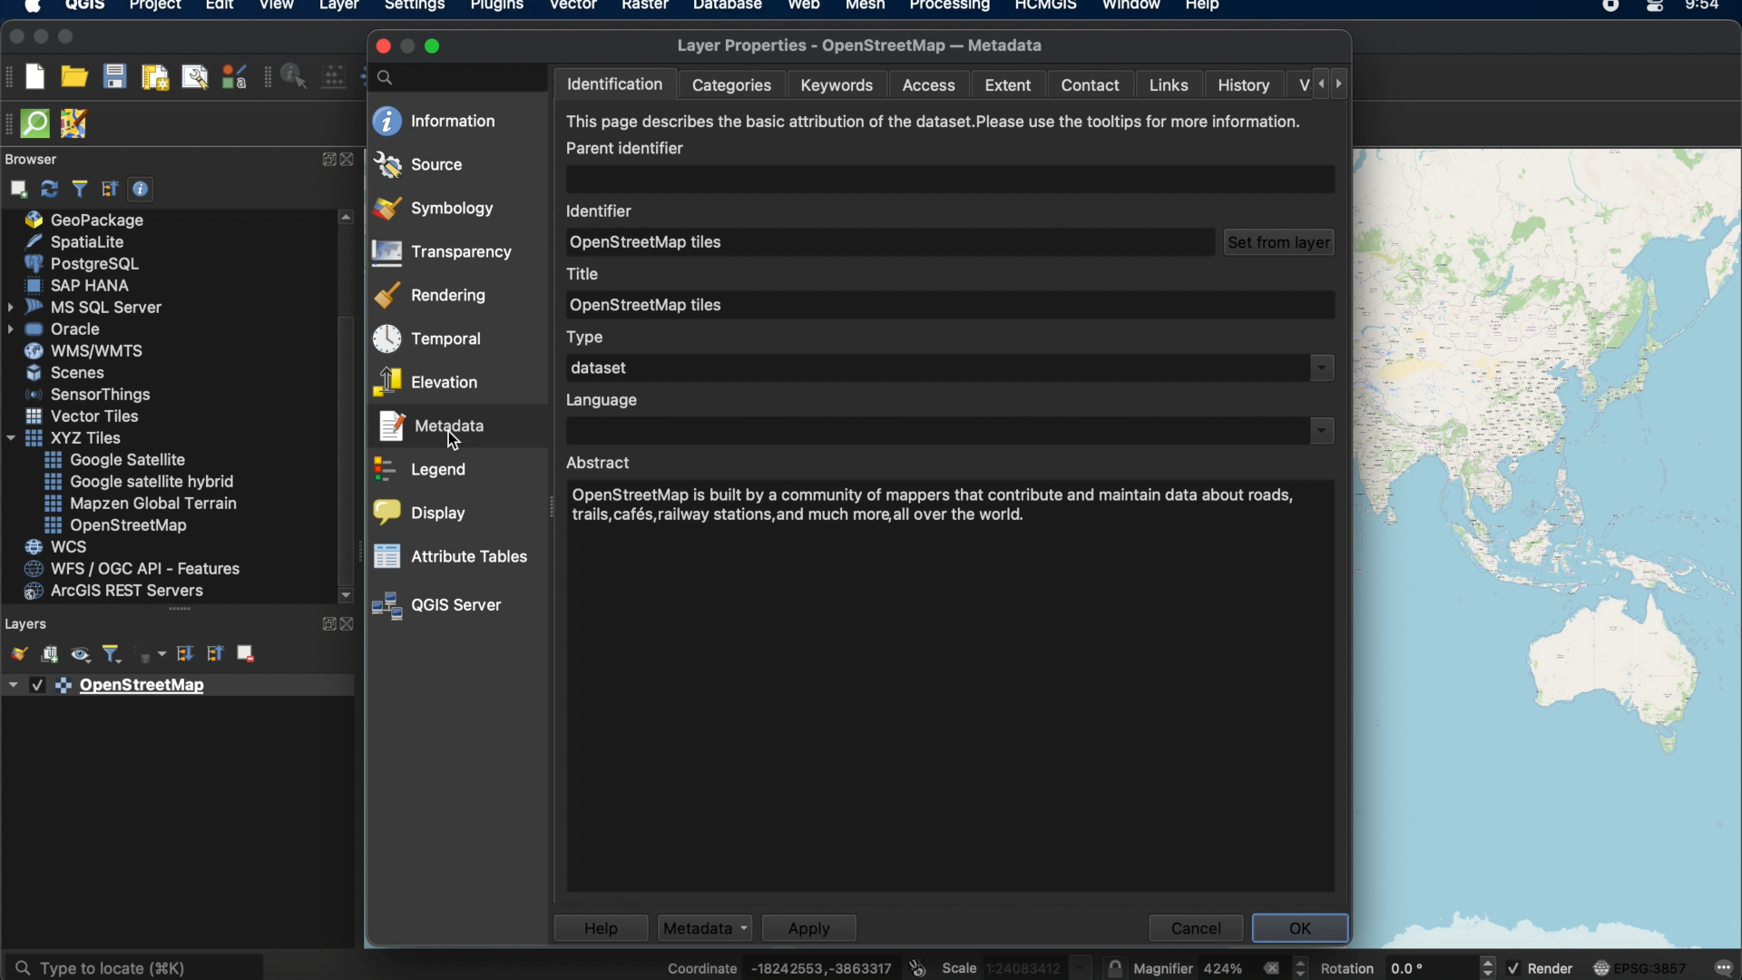  Describe the element at coordinates (268, 79) in the screenshot. I see `attributes toolbar` at that location.